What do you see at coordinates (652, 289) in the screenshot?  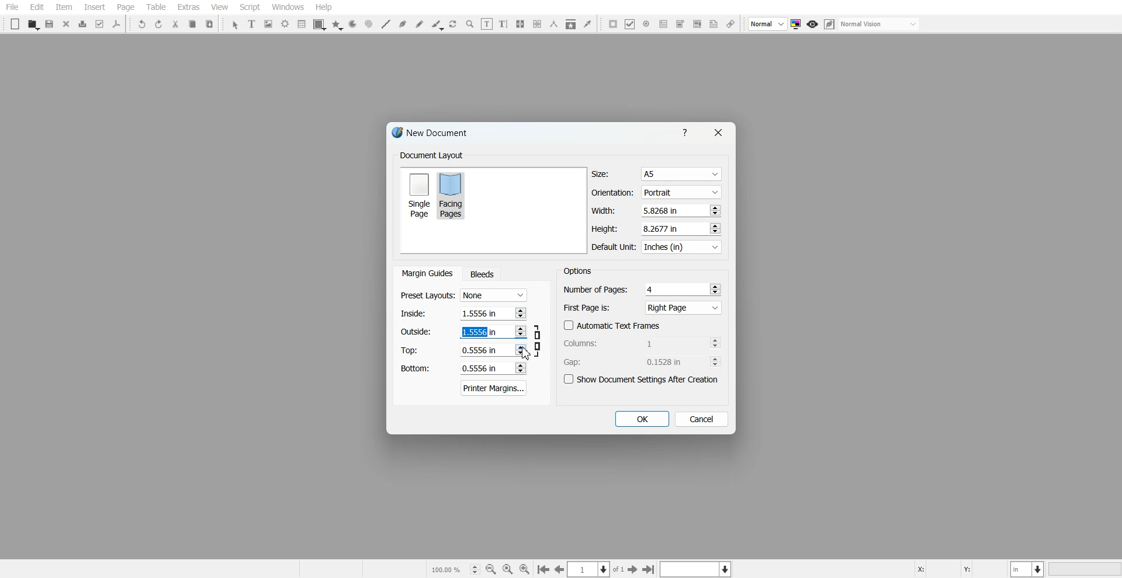 I see `4` at bounding box center [652, 289].